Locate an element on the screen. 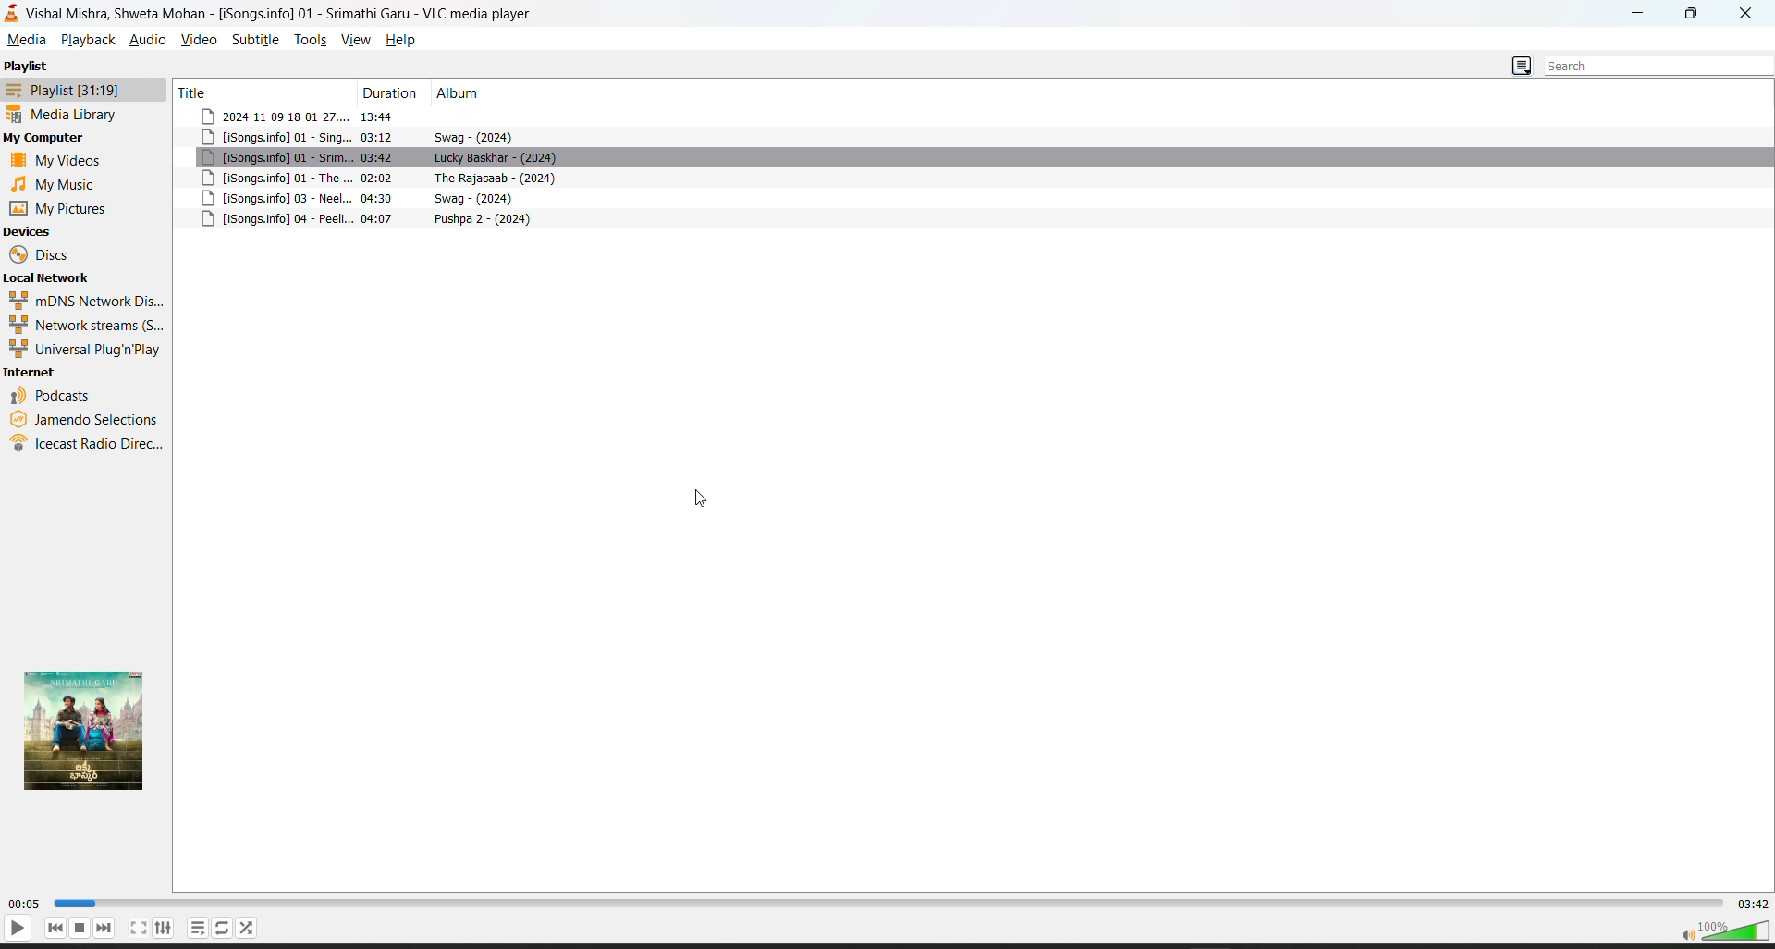 This screenshot has height=949, width=1775. current track time is located at coordinates (22, 905).